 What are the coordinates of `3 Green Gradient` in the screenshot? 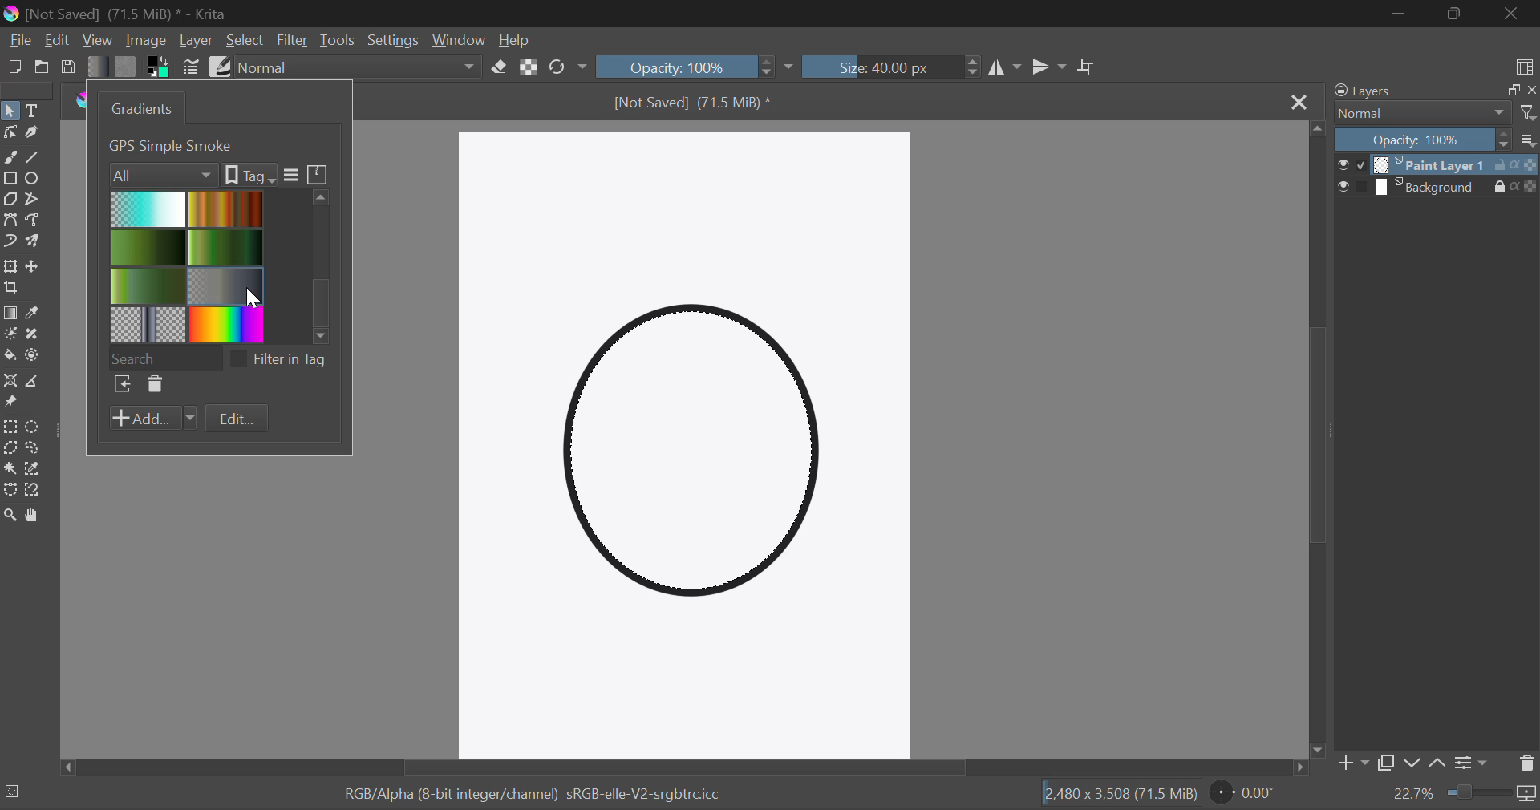 It's located at (150, 286).